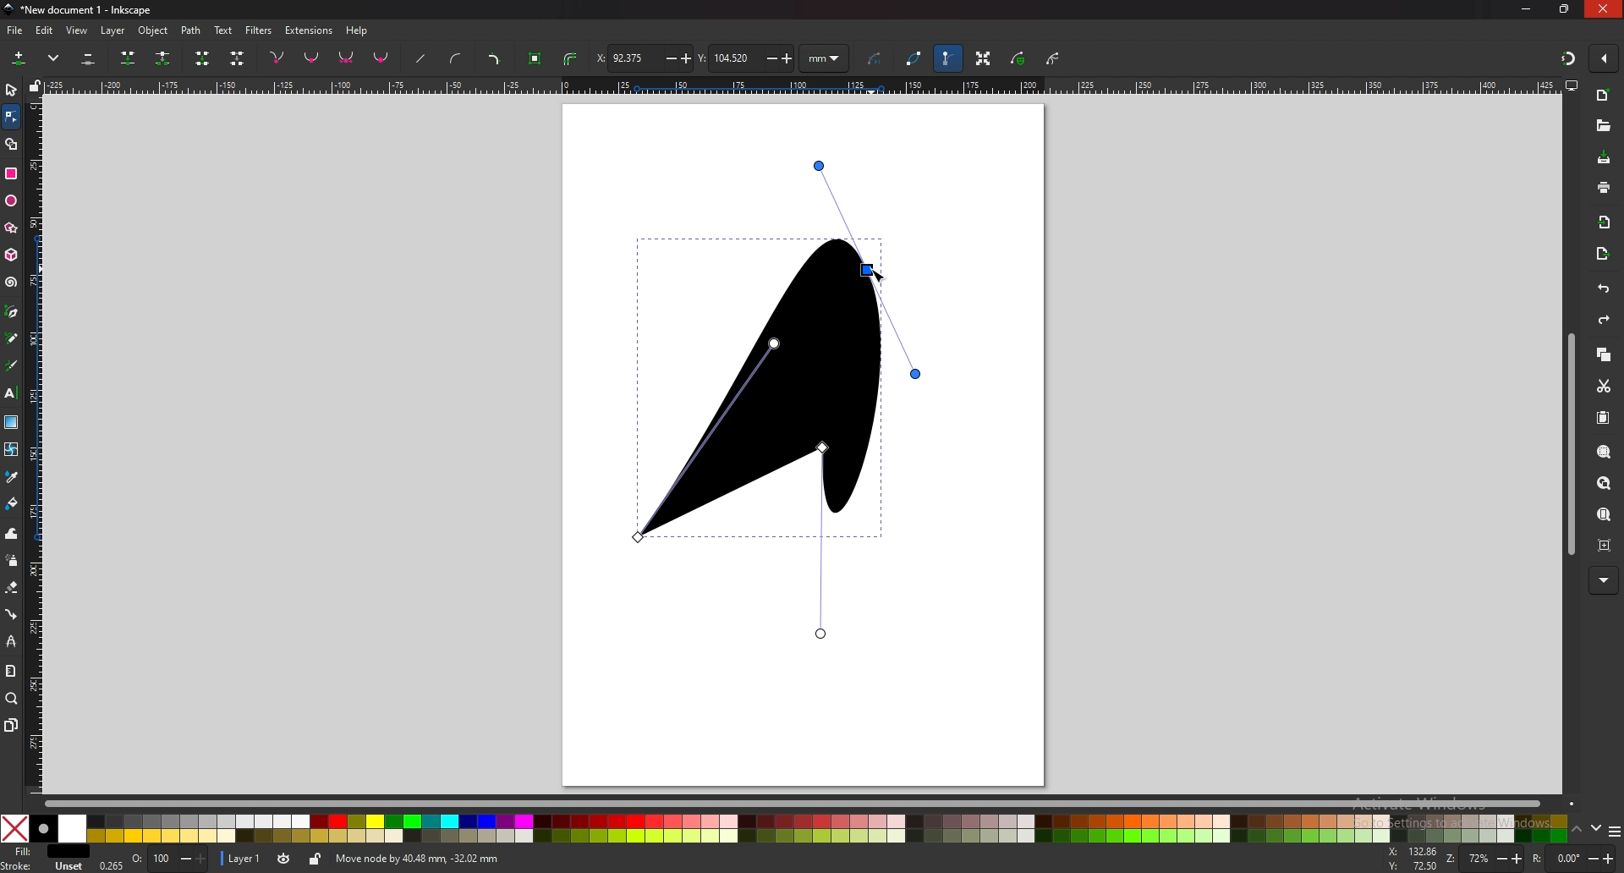 This screenshot has width=1624, height=873. Describe the element at coordinates (11, 393) in the screenshot. I see `text` at that location.